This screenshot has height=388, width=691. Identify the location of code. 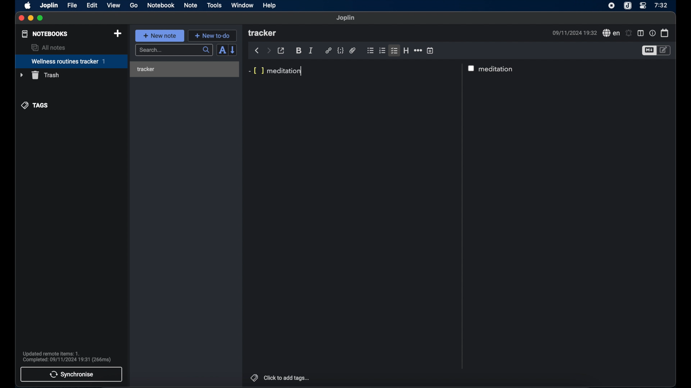
(340, 51).